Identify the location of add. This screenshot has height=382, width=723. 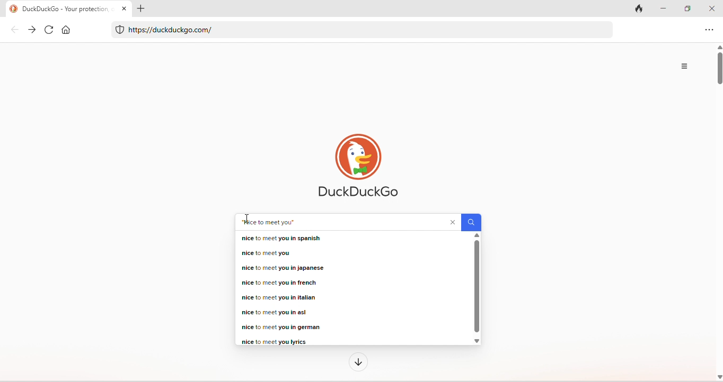
(141, 8).